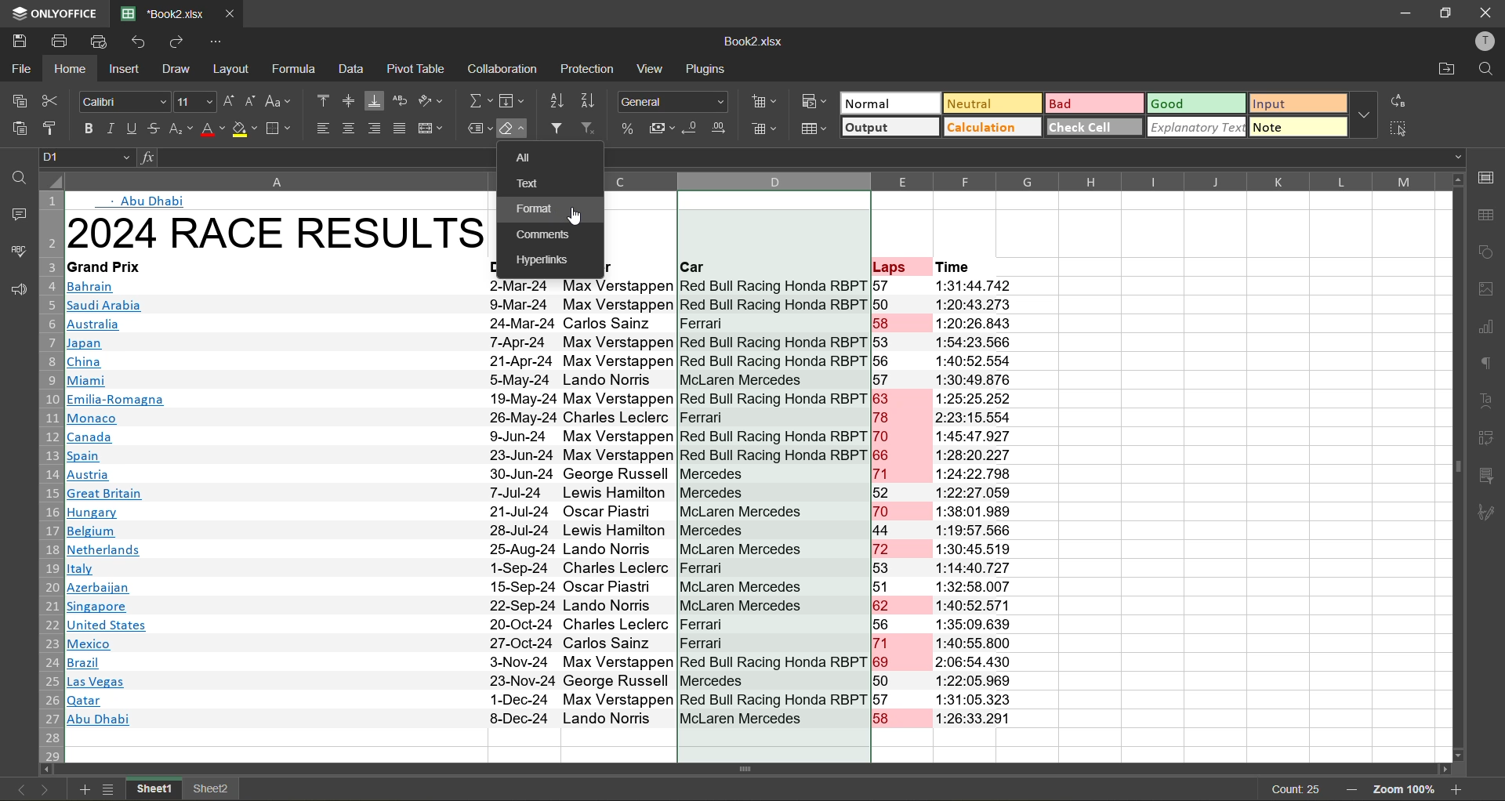  I want to click on undo, so click(136, 42).